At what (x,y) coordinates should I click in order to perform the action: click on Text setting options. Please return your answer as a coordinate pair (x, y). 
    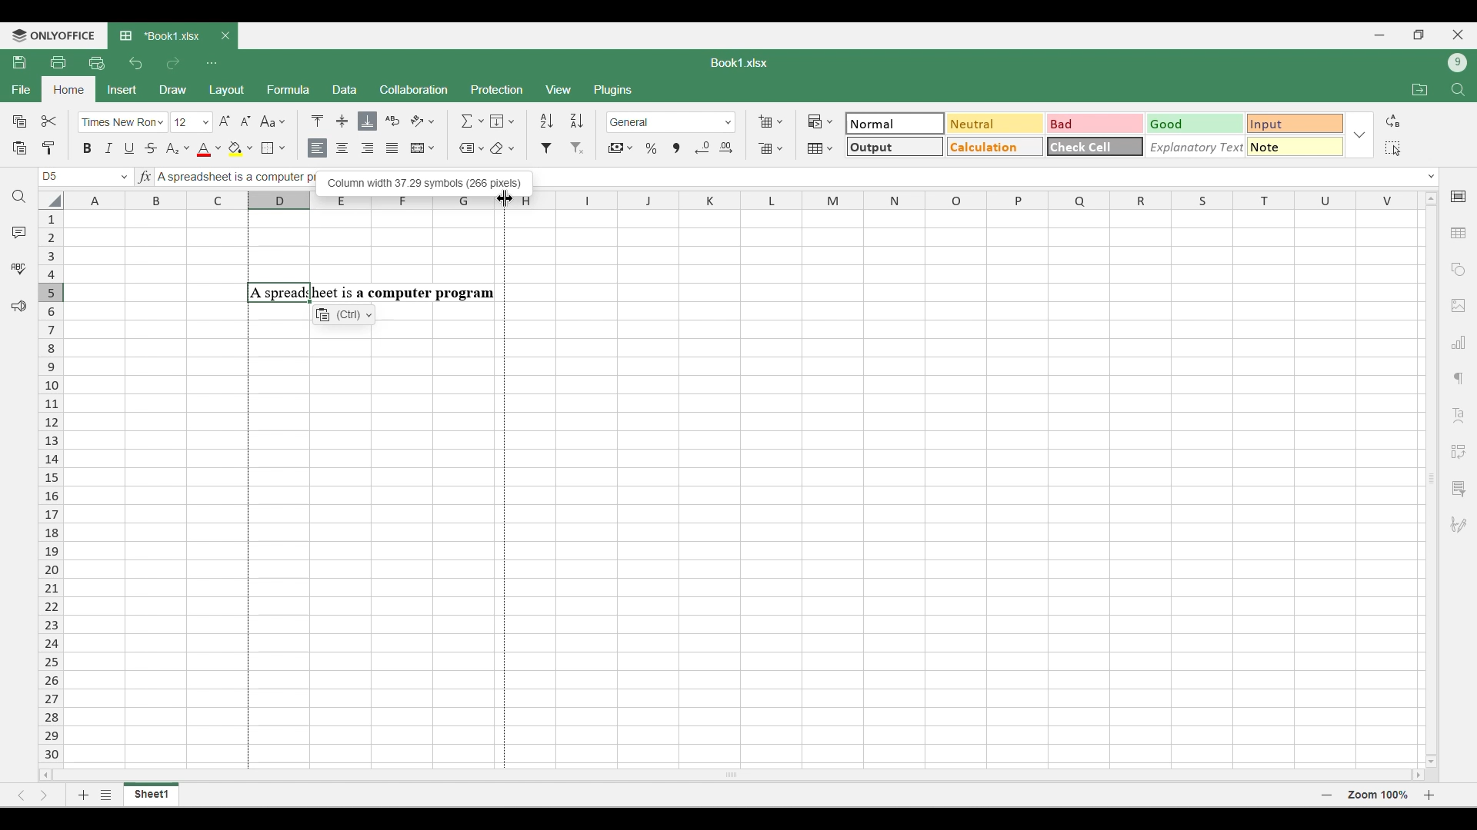
    Looking at the image, I should click on (344, 314).